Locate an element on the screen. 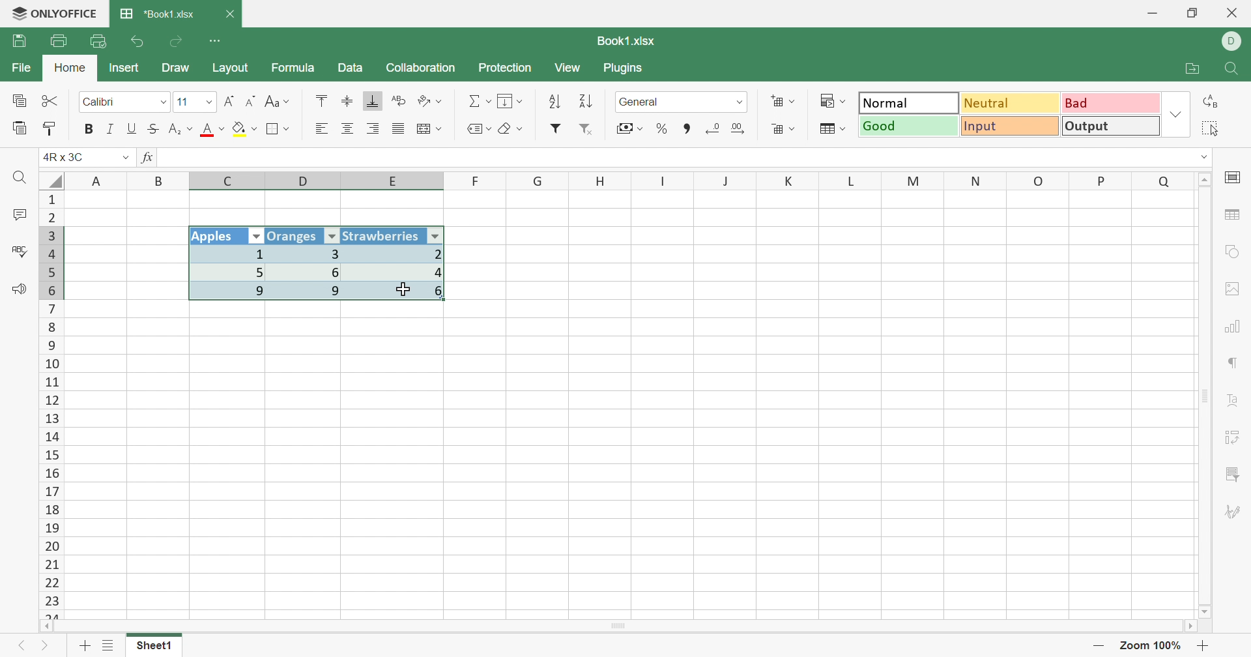  B is located at coordinates (161, 181).